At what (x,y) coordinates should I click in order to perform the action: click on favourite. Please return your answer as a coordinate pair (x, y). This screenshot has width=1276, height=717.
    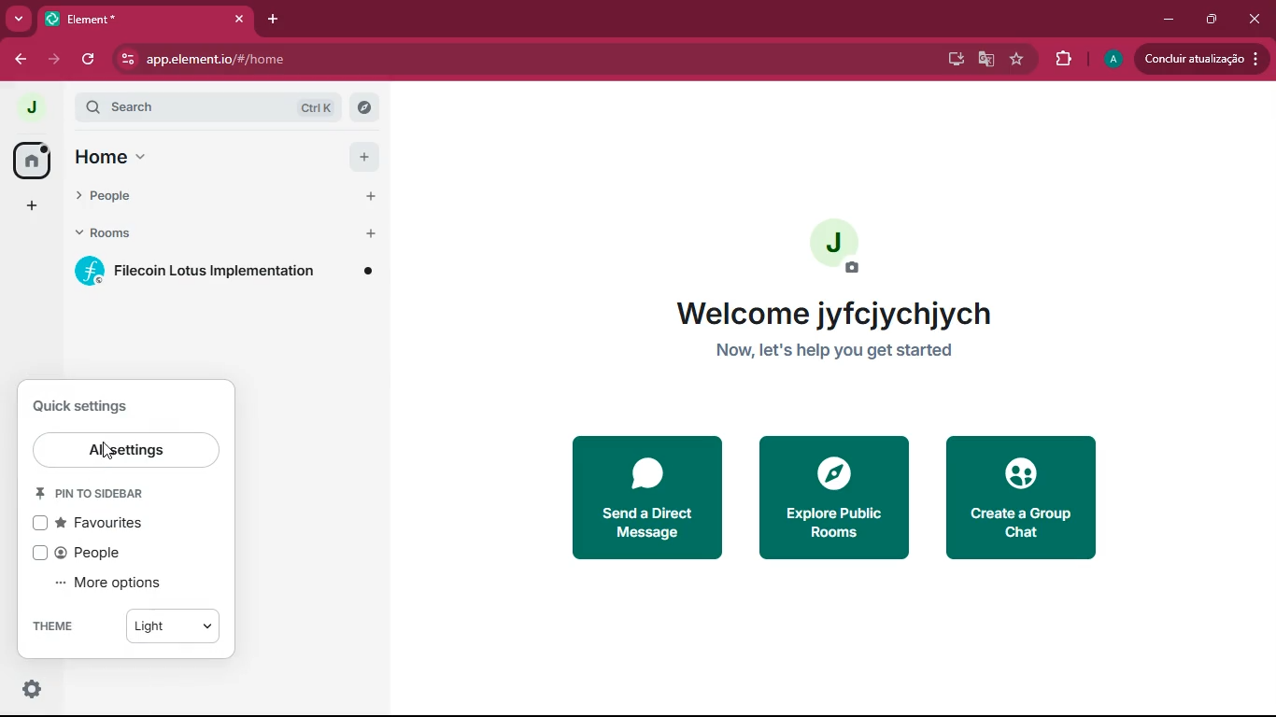
    Looking at the image, I should click on (1019, 60).